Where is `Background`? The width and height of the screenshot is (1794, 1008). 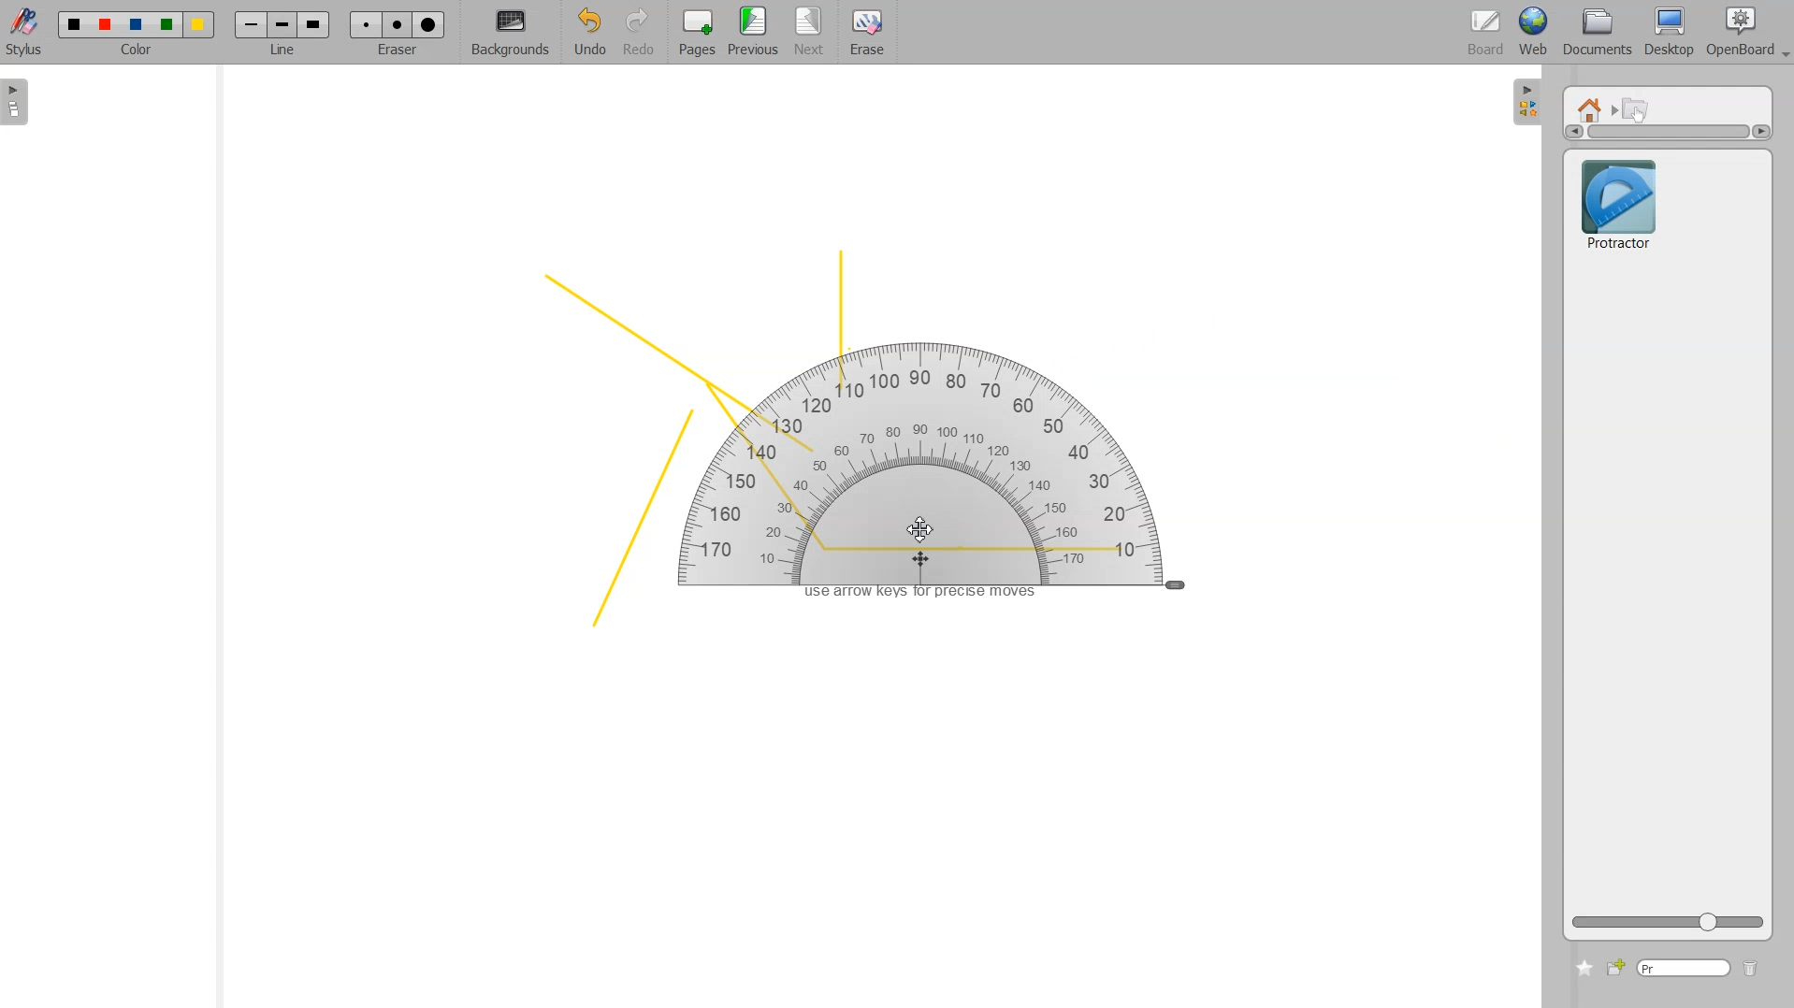 Background is located at coordinates (511, 34).